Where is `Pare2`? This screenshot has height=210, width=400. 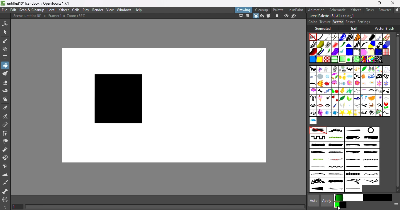 Pare2 is located at coordinates (327, 105).